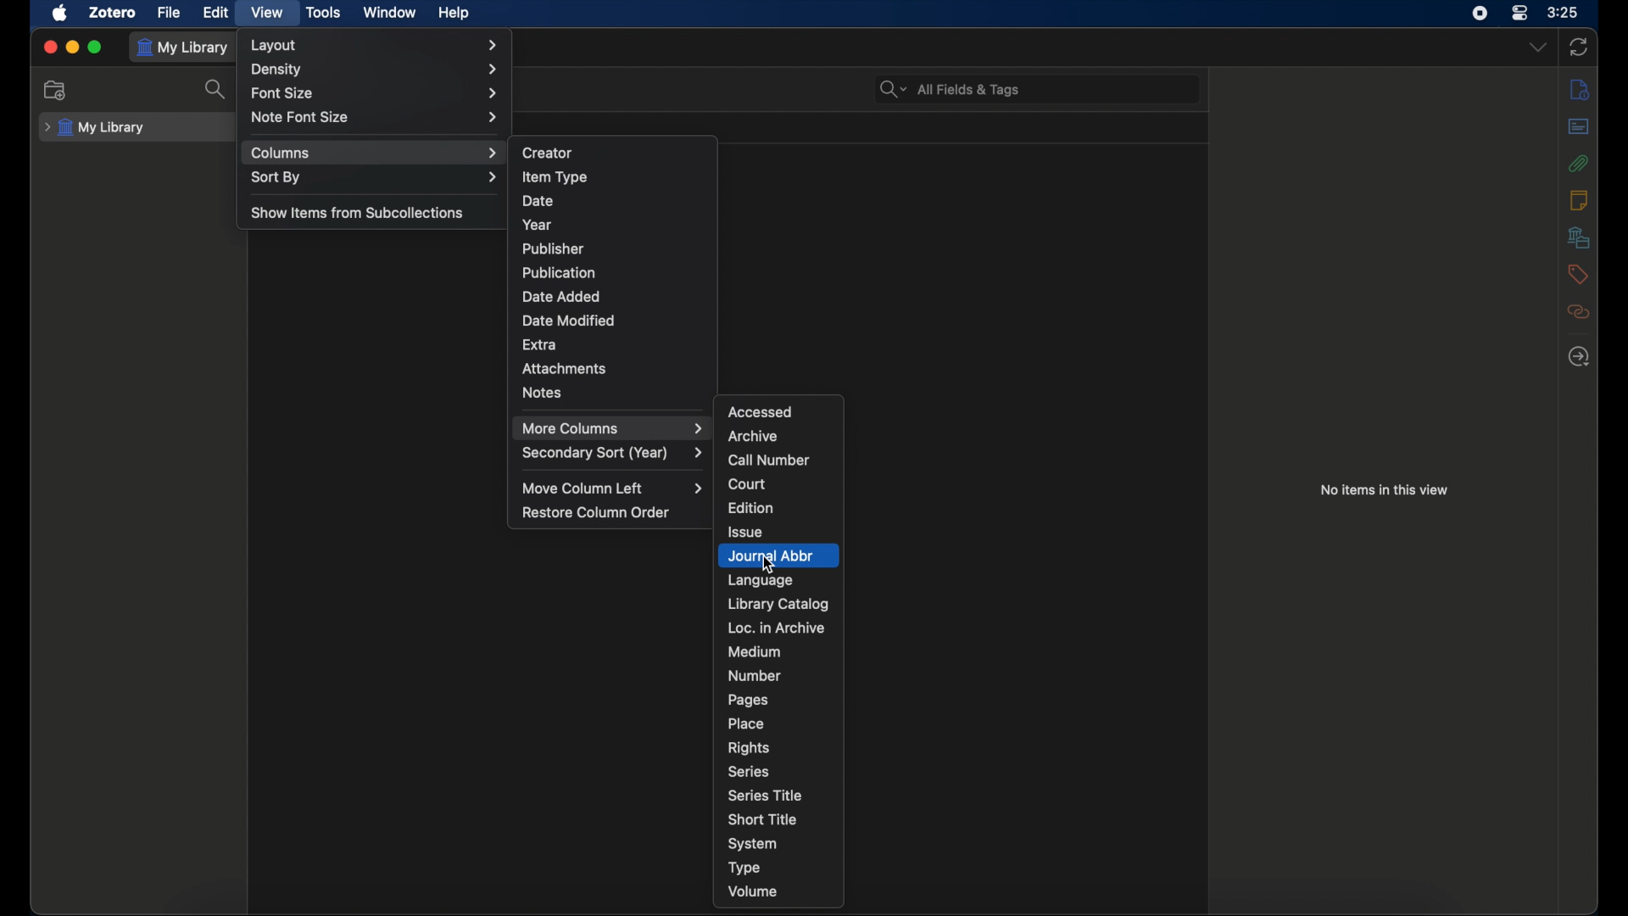 The image size is (1628, 916). I want to click on secondary sort, so click(614, 454).